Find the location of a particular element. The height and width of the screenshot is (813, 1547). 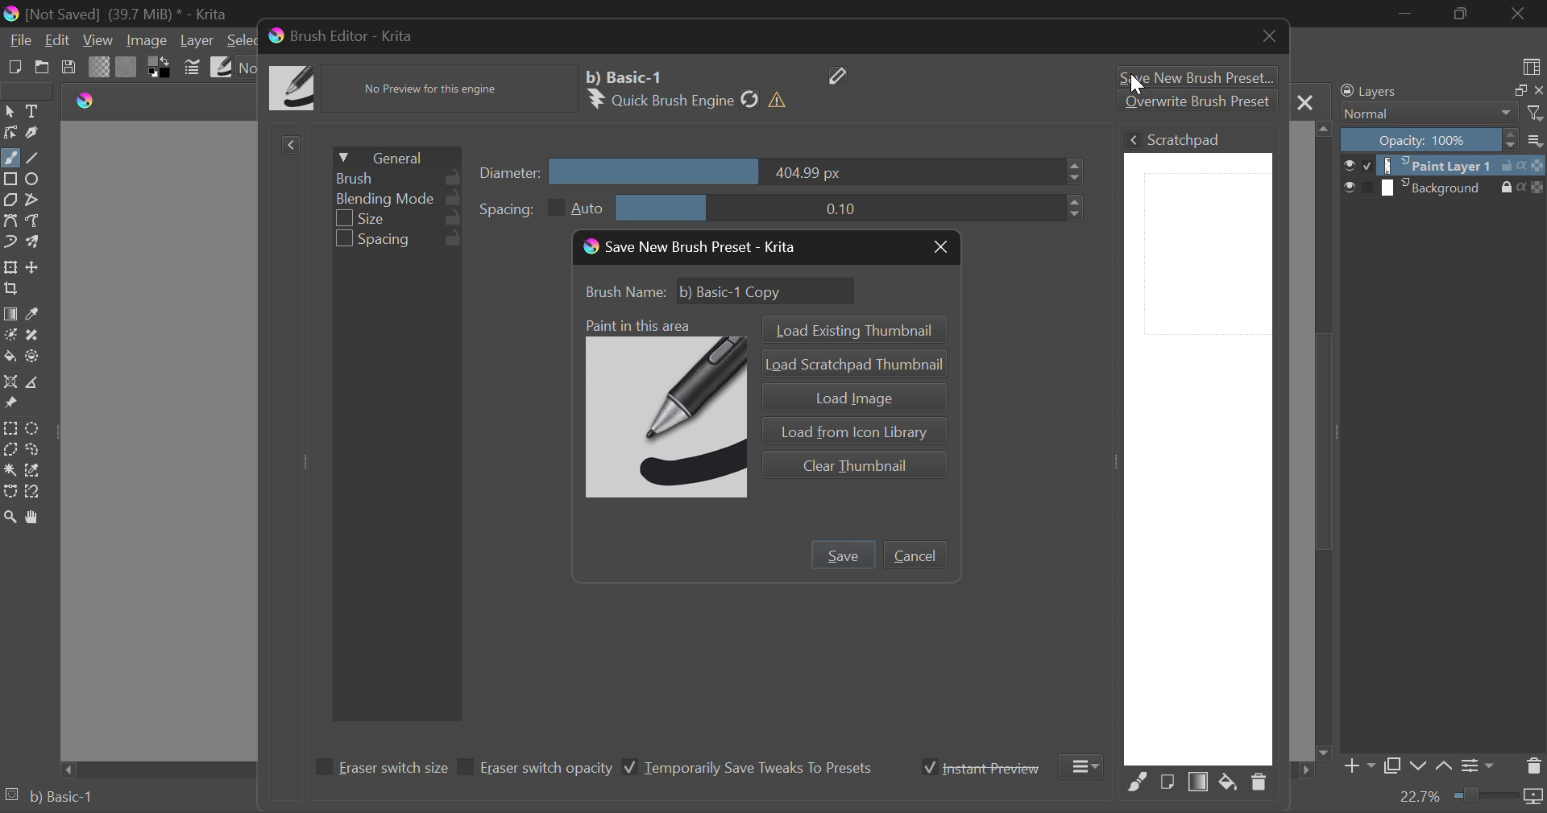

Move Layer Up is located at coordinates (1444, 768).